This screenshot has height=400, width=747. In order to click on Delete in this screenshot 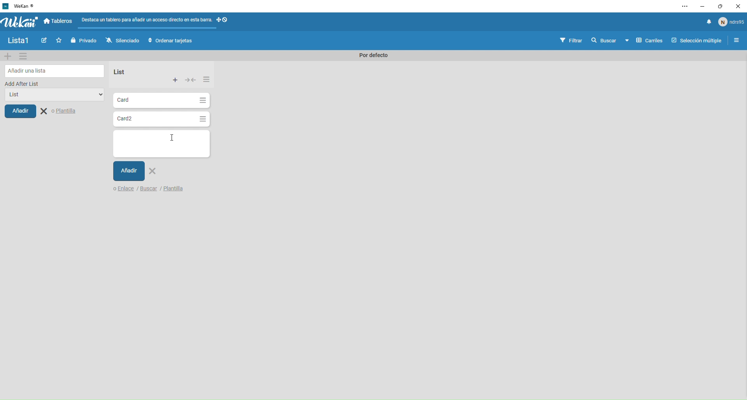, I will do `click(153, 171)`.